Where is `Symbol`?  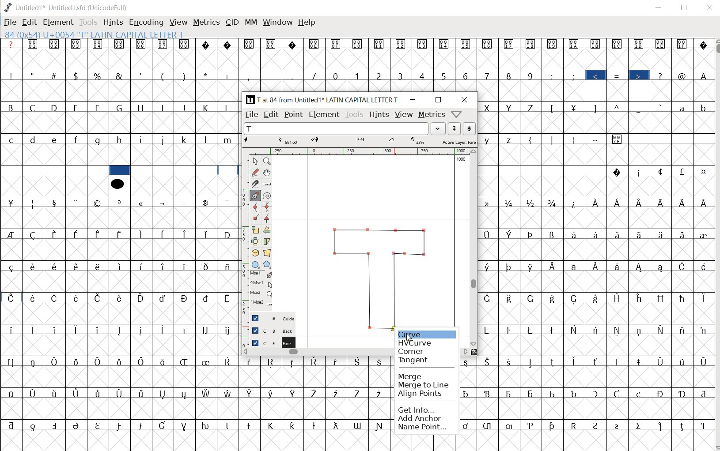
Symbol is located at coordinates (466, 362).